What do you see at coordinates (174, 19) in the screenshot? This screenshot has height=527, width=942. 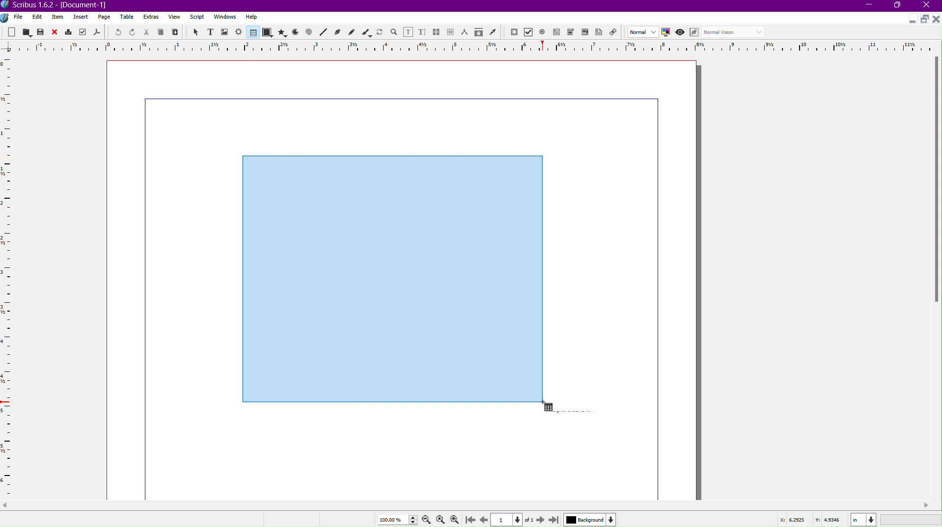 I see `View` at bounding box center [174, 19].